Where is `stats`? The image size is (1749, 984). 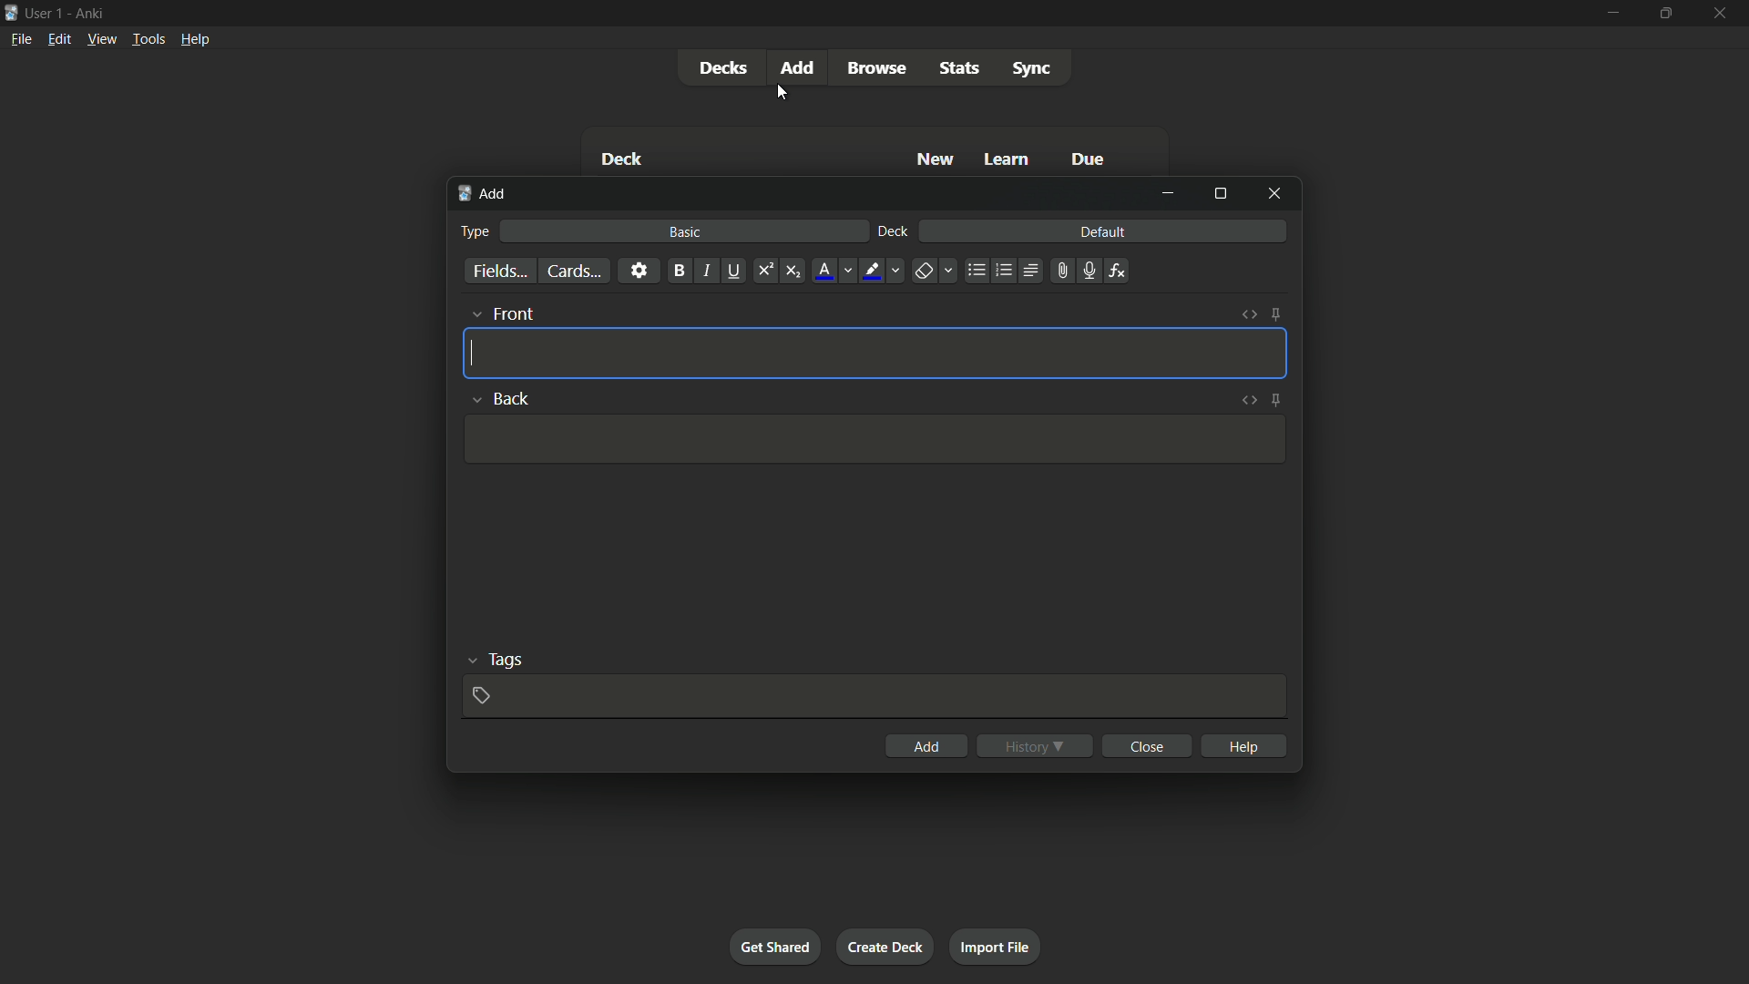 stats is located at coordinates (961, 68).